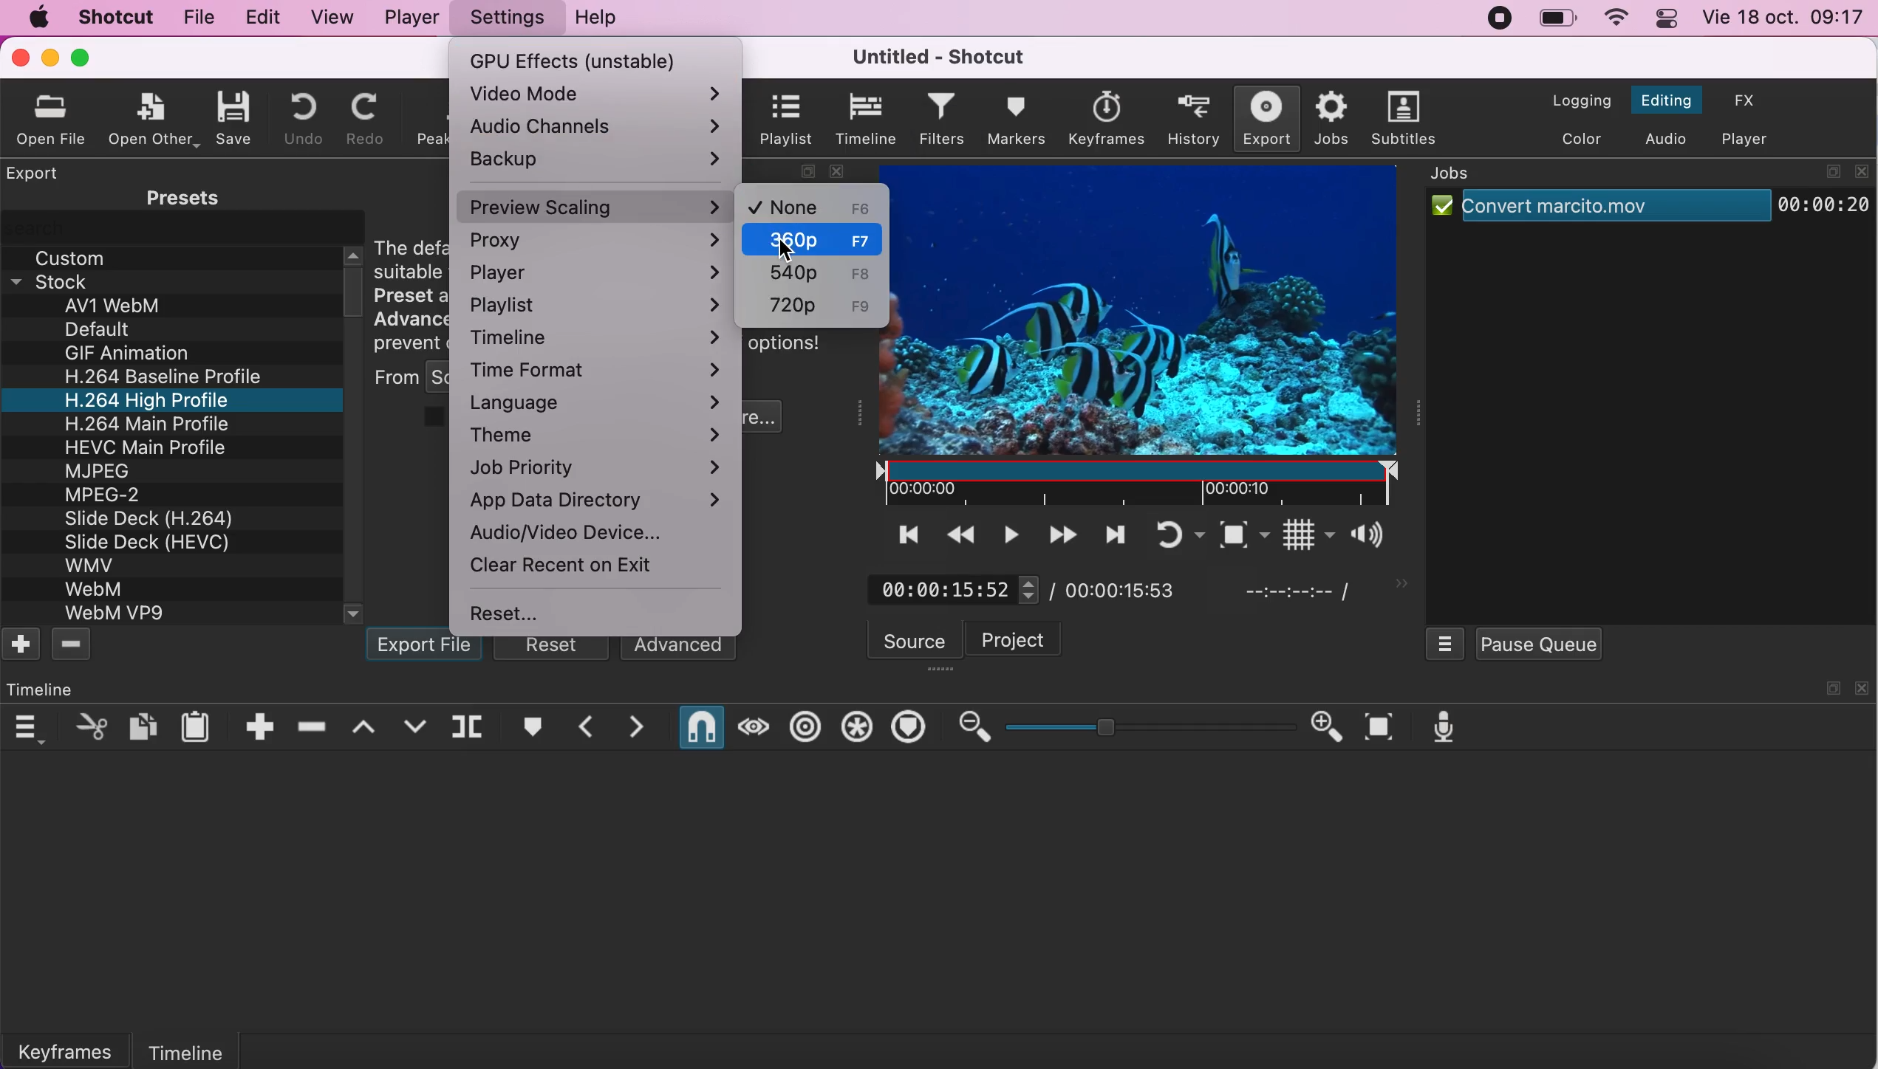  I want to click on save, so click(235, 115).